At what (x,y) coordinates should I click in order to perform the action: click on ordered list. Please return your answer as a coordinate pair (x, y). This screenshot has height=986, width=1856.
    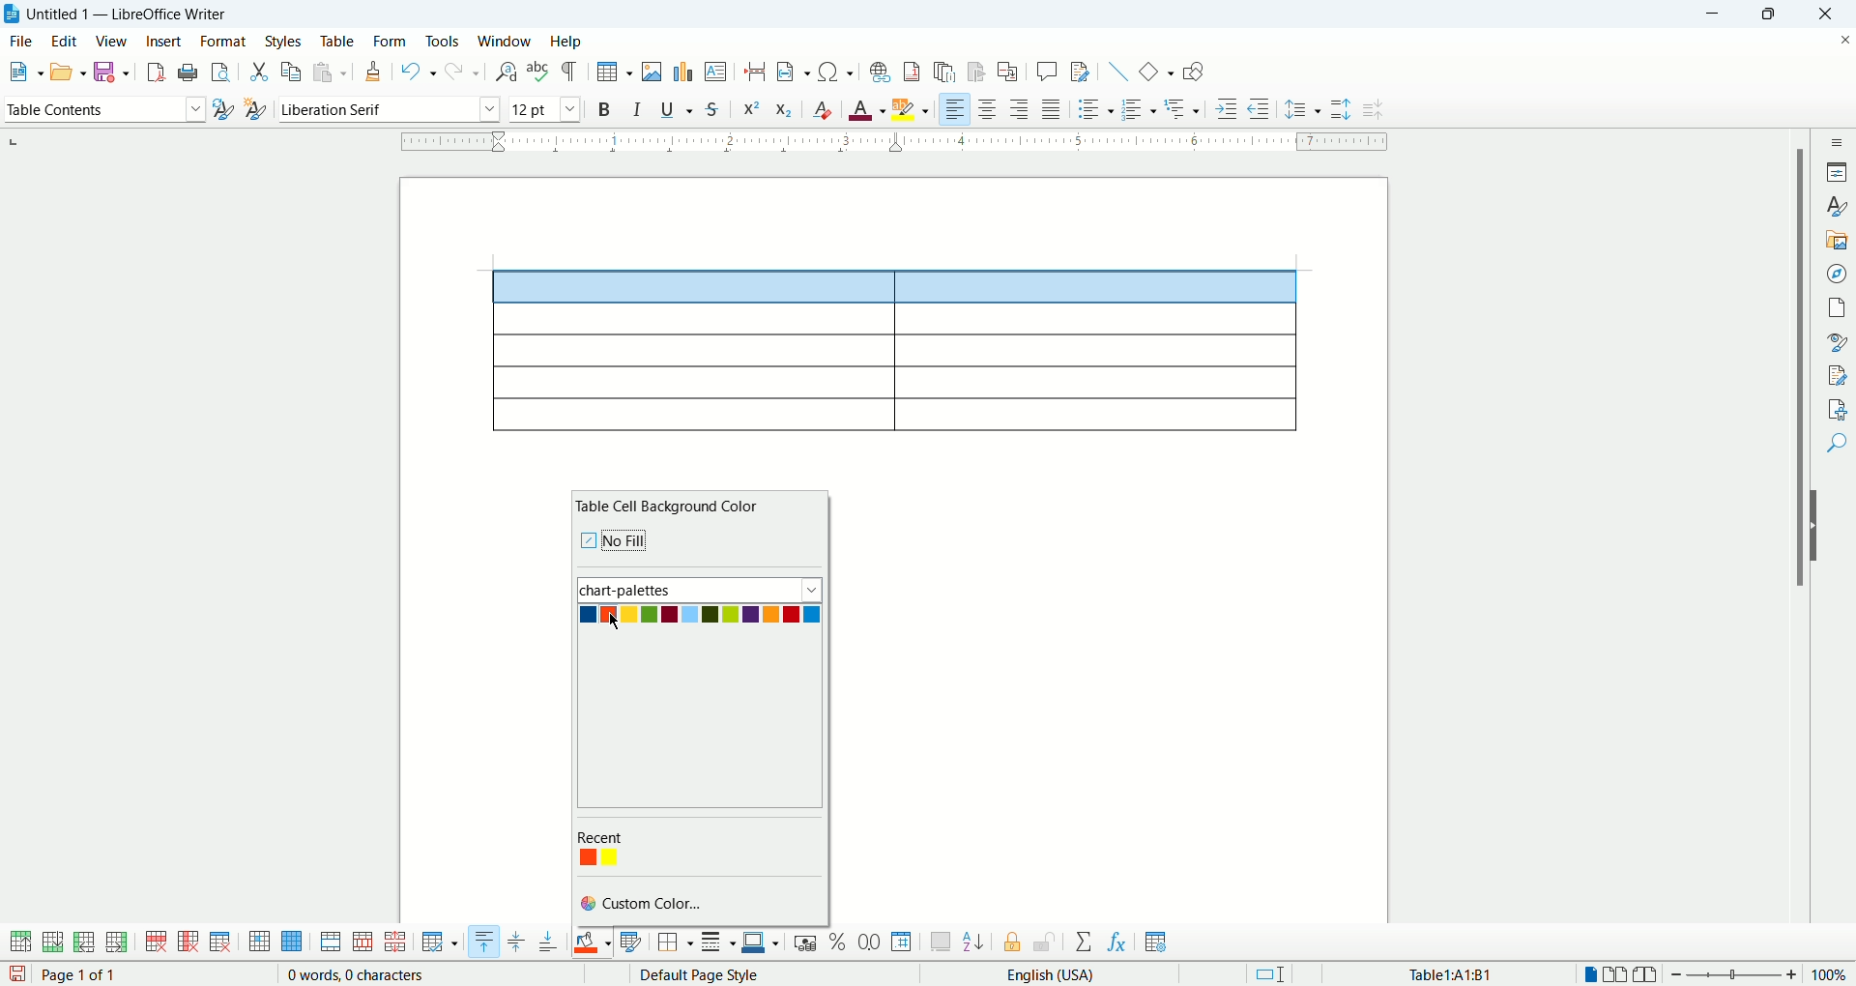
    Looking at the image, I should click on (1137, 108).